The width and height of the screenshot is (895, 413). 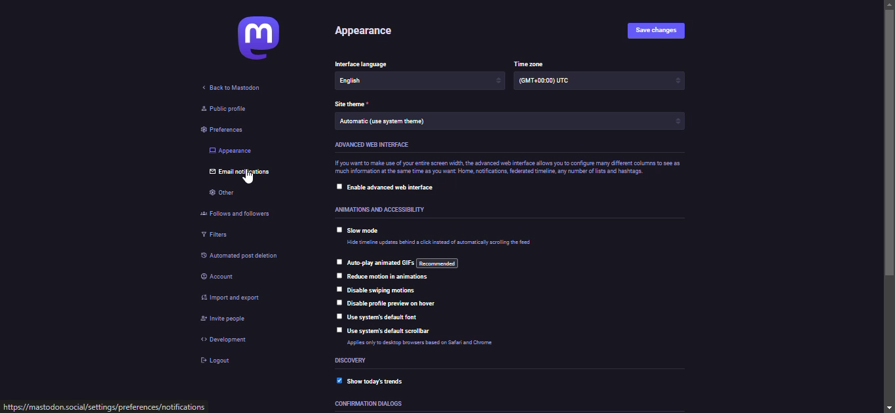 What do you see at coordinates (226, 340) in the screenshot?
I see `development` at bounding box center [226, 340].